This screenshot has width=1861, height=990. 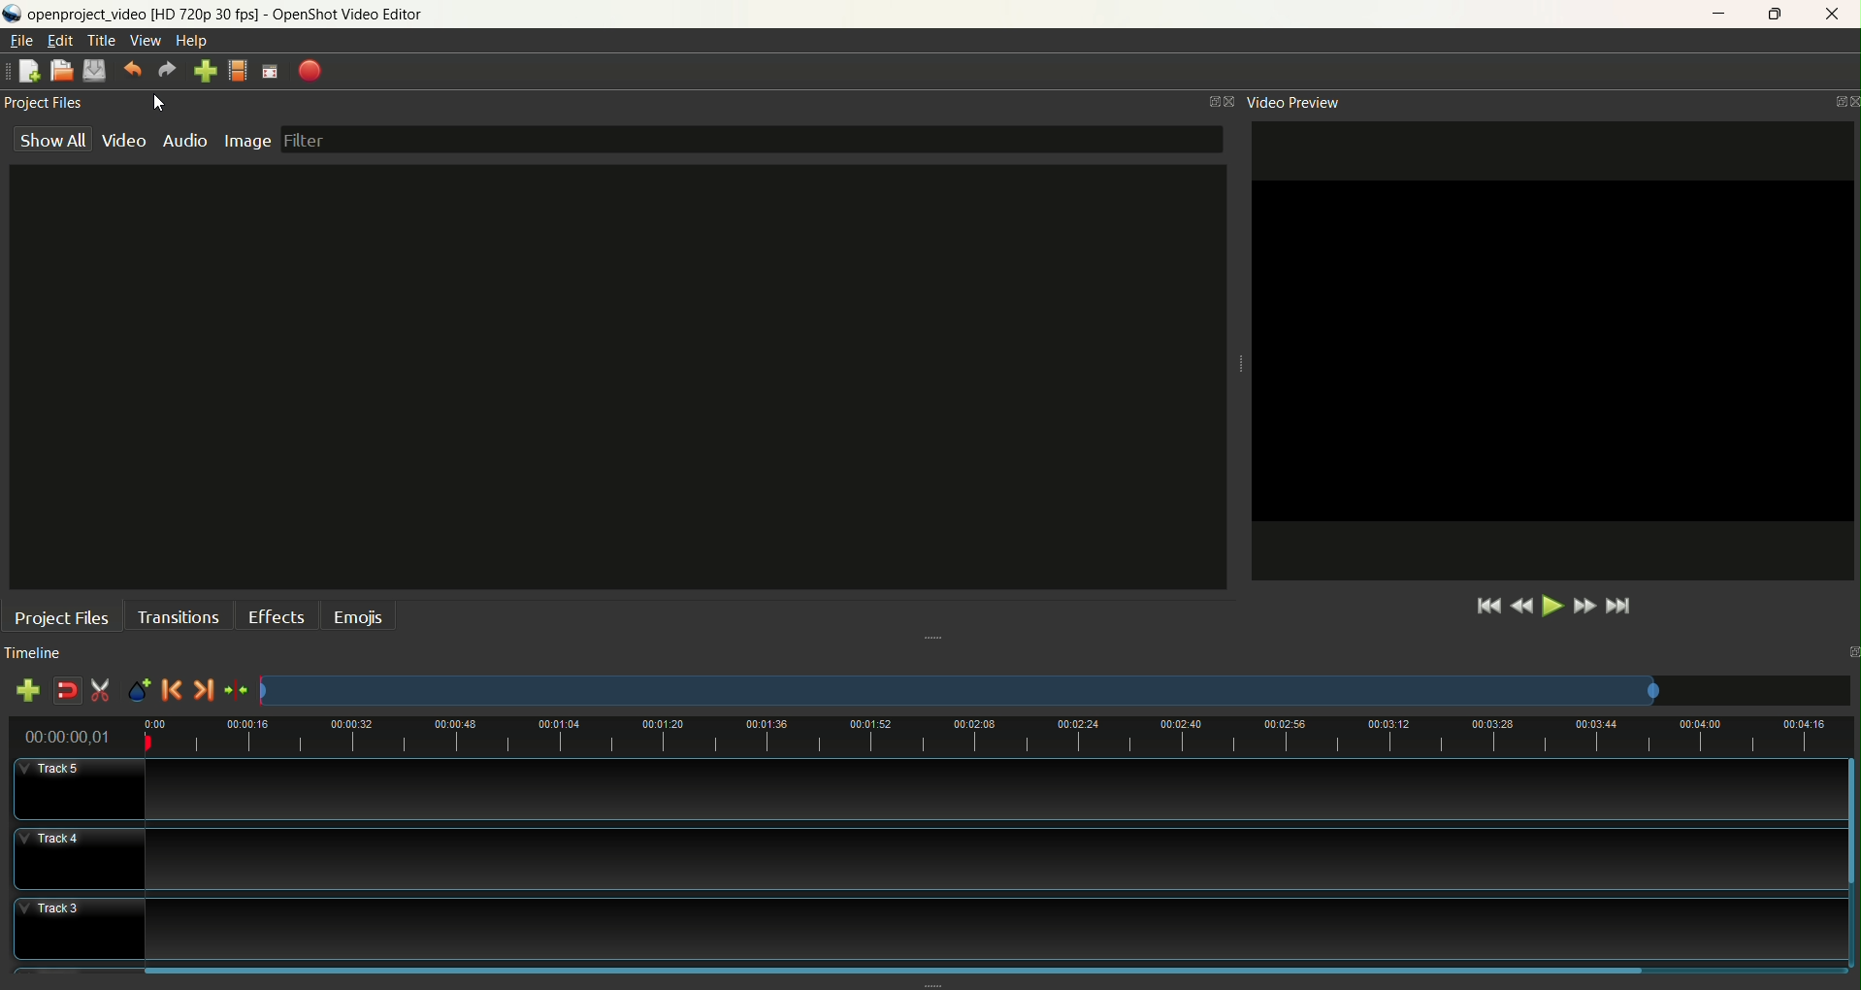 I want to click on maximize, so click(x=1781, y=12).